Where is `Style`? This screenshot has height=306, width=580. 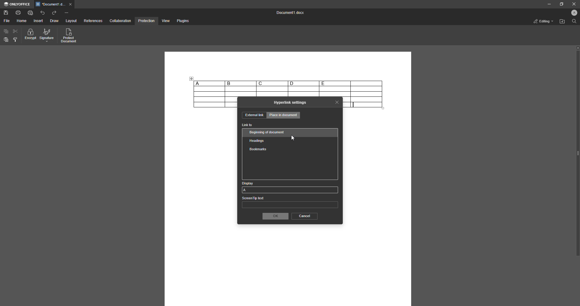 Style is located at coordinates (16, 40).